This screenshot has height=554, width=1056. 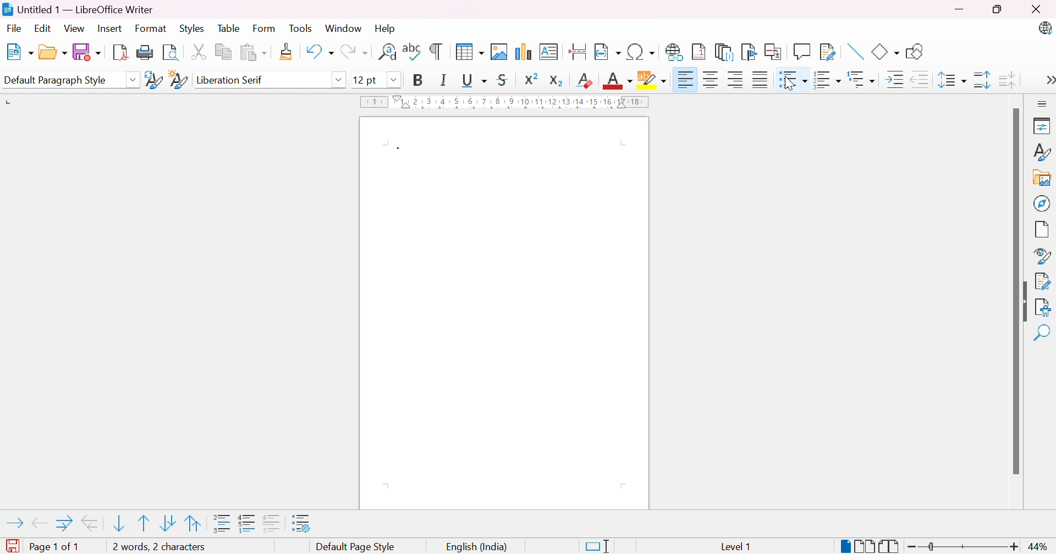 What do you see at coordinates (223, 524) in the screenshot?
I see `Insert unnumbered entry` at bounding box center [223, 524].